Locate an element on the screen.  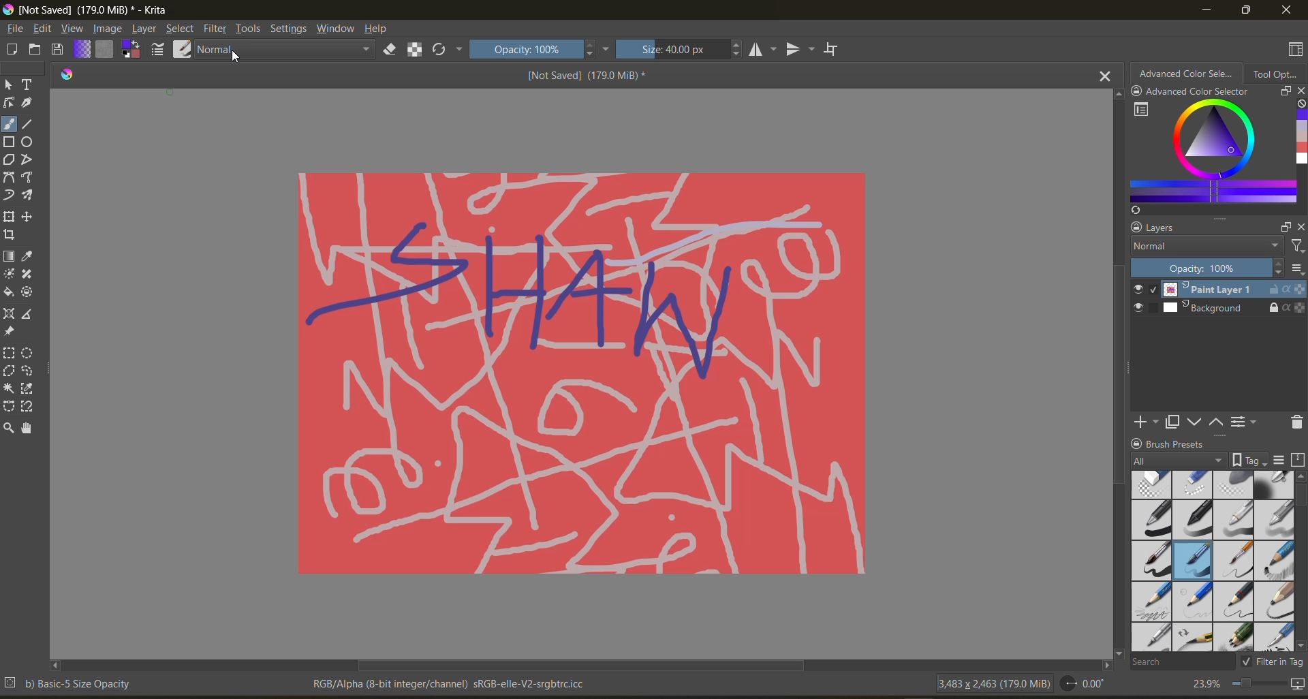
free hand path tool is located at coordinates (30, 177).